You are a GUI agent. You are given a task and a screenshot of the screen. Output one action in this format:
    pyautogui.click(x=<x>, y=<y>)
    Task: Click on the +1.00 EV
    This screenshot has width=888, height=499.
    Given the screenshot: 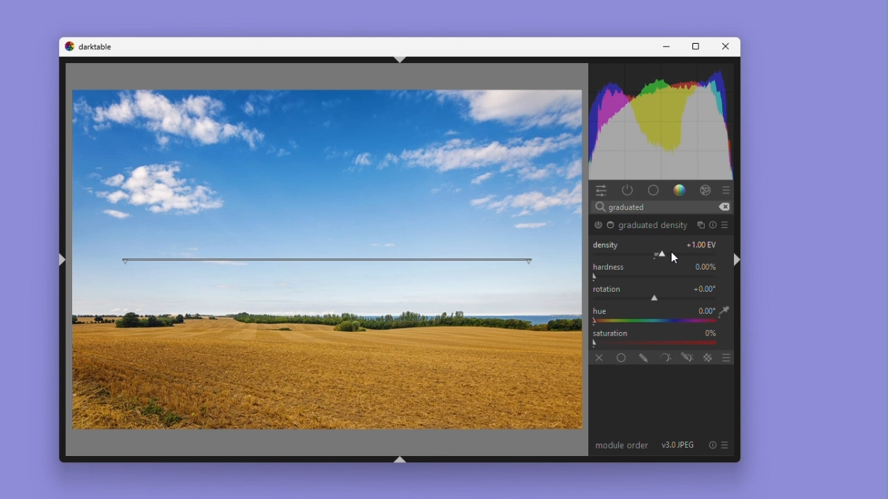 What is the action you would take?
    pyautogui.click(x=703, y=244)
    